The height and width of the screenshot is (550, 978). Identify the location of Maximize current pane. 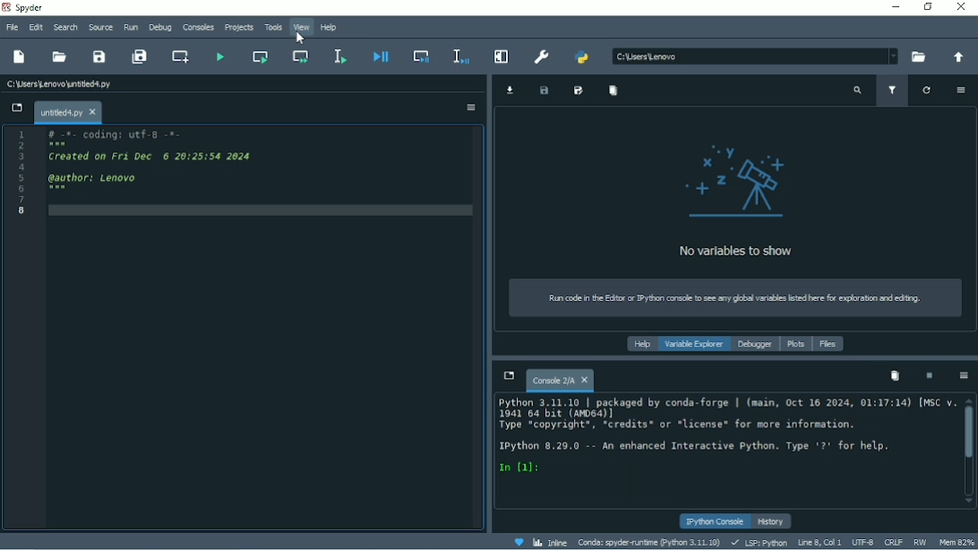
(502, 56).